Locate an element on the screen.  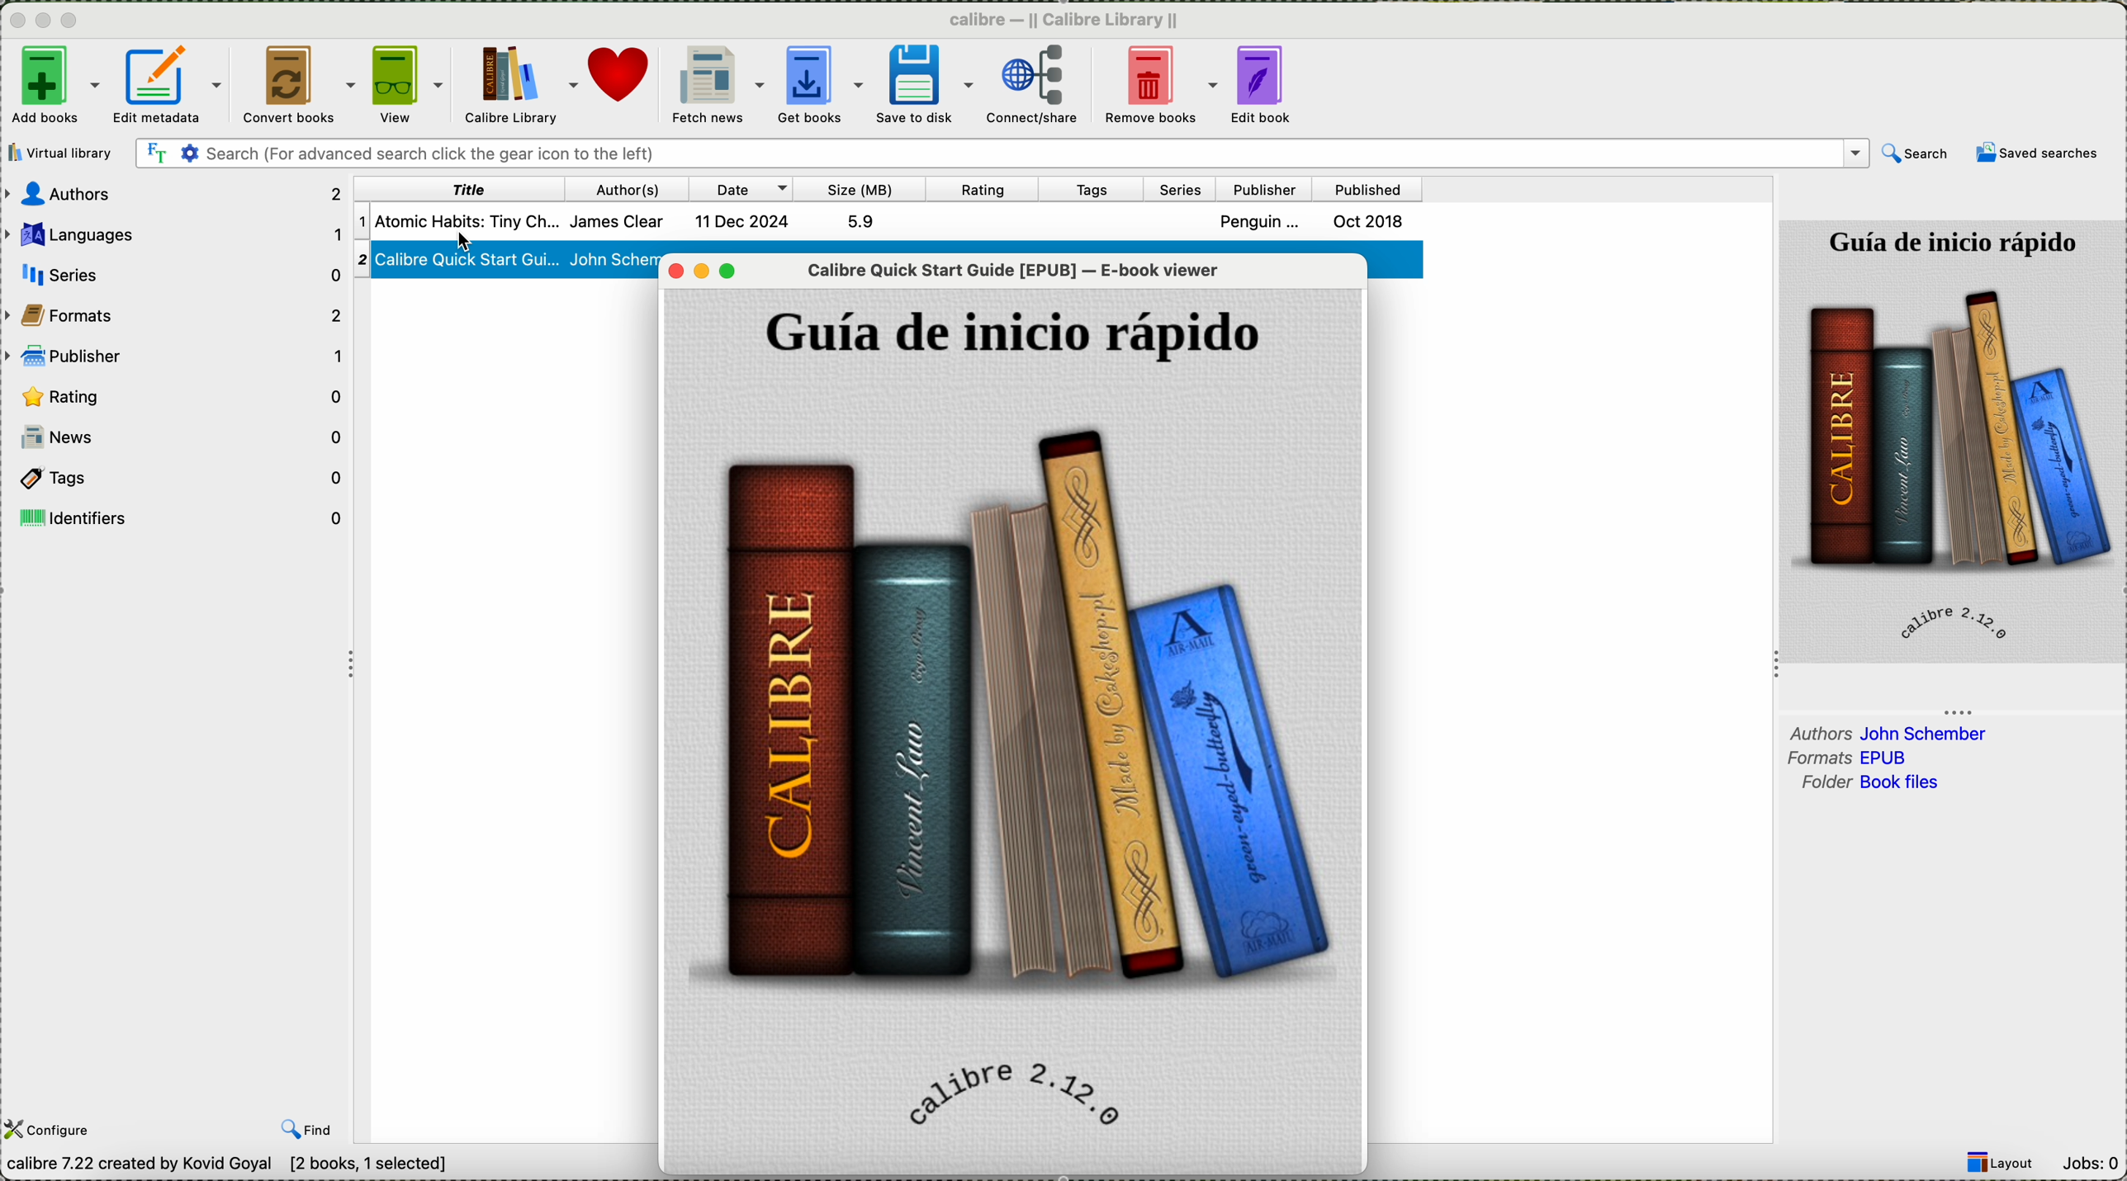
layout is located at coordinates (1998, 1164).